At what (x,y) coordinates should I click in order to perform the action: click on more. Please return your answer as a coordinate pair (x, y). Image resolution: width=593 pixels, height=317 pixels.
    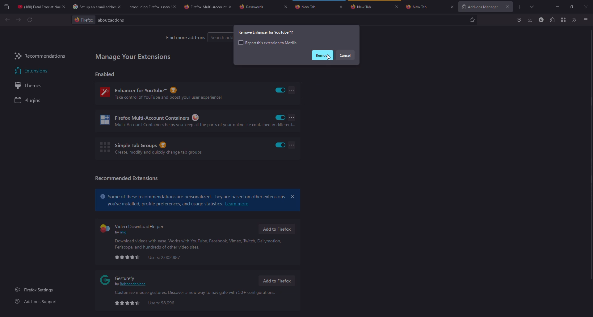
    Looking at the image, I should click on (292, 117).